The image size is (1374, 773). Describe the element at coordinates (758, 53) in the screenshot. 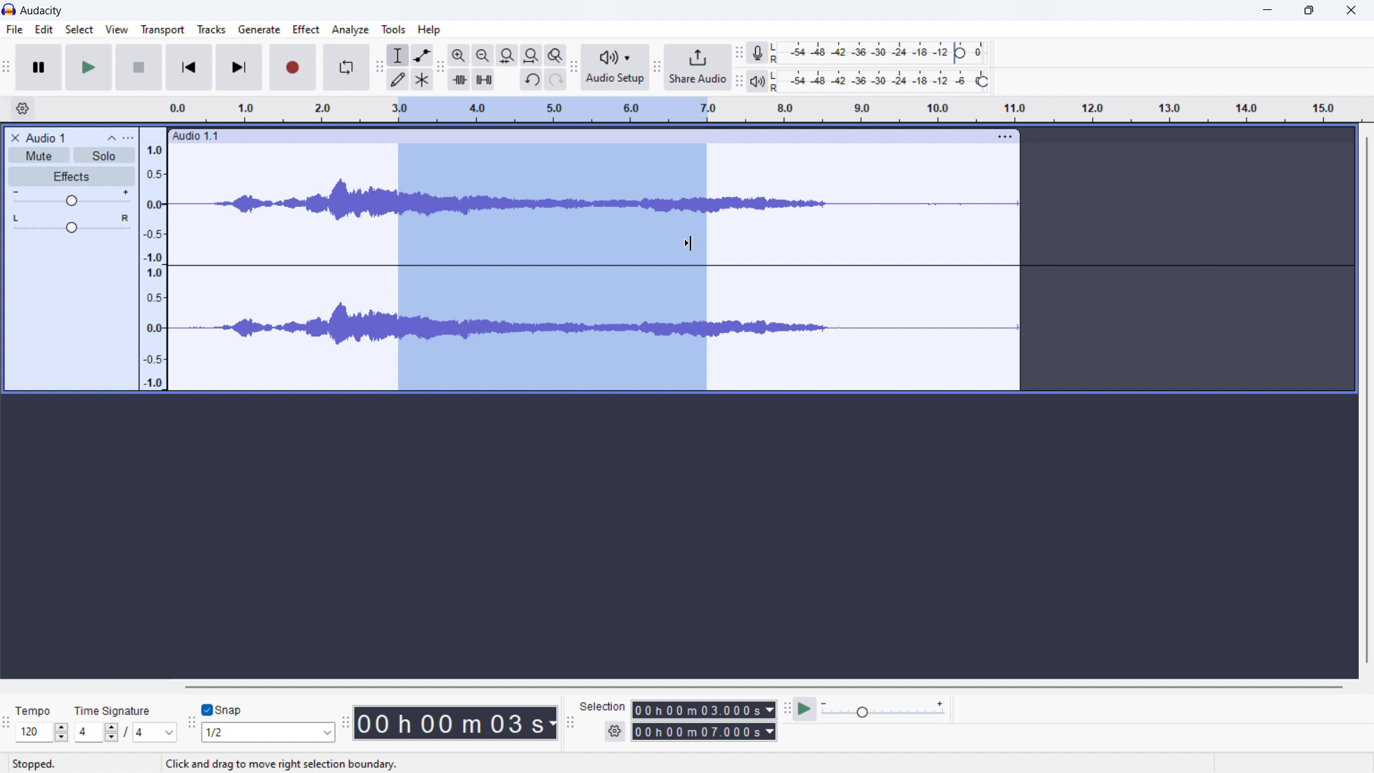

I see `recording meter` at that location.